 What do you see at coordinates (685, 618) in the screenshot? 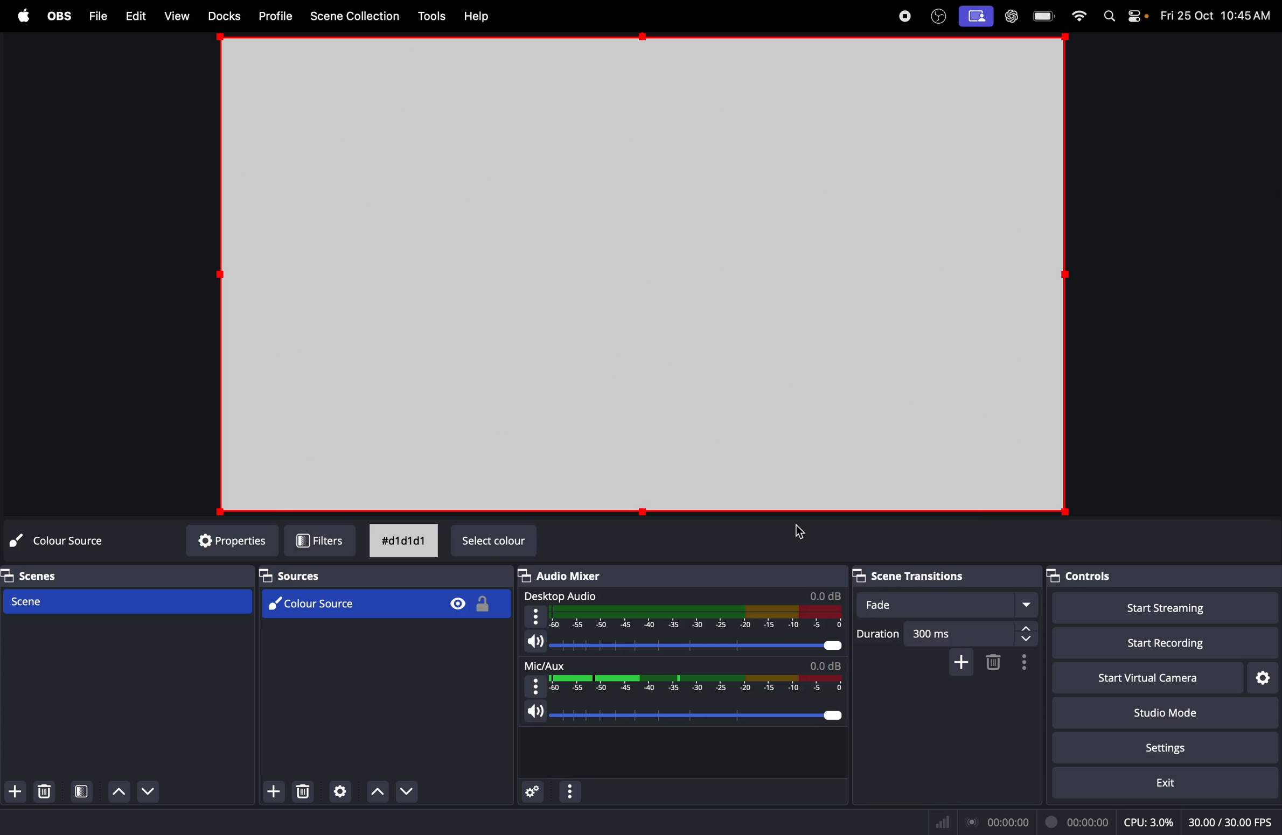
I see `desktop audio` at bounding box center [685, 618].